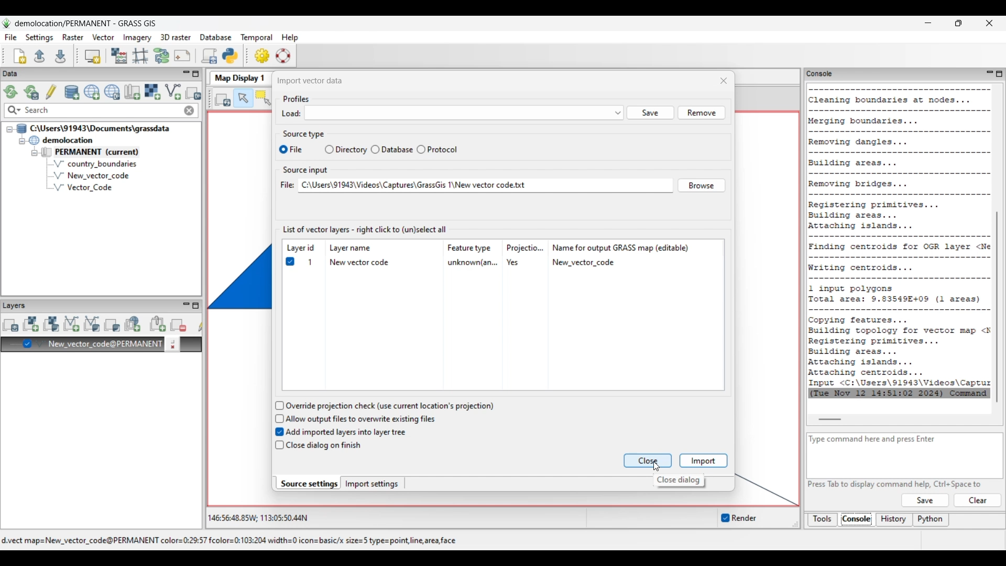 This screenshot has width=1006, height=566. Describe the element at coordinates (21, 141) in the screenshot. I see `Collapse demolition` at that location.